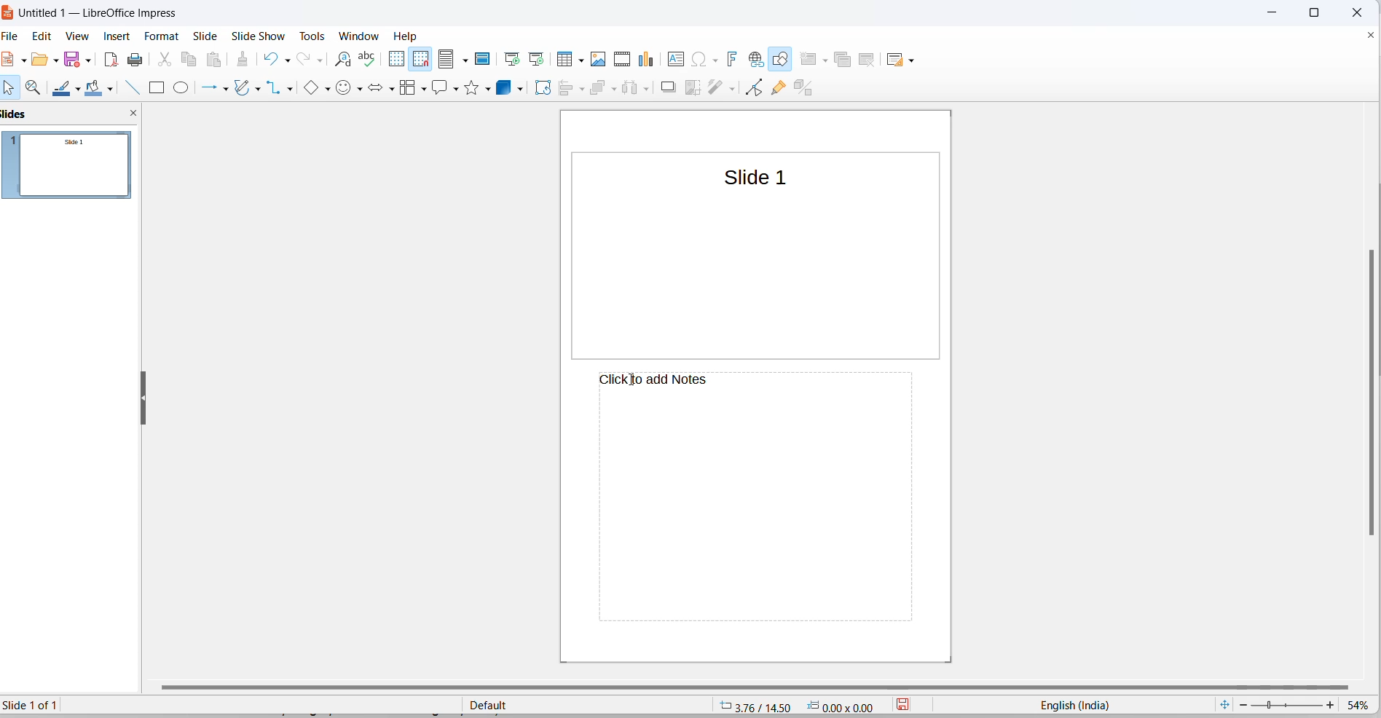  Describe the element at coordinates (11, 91) in the screenshot. I see `select` at that location.